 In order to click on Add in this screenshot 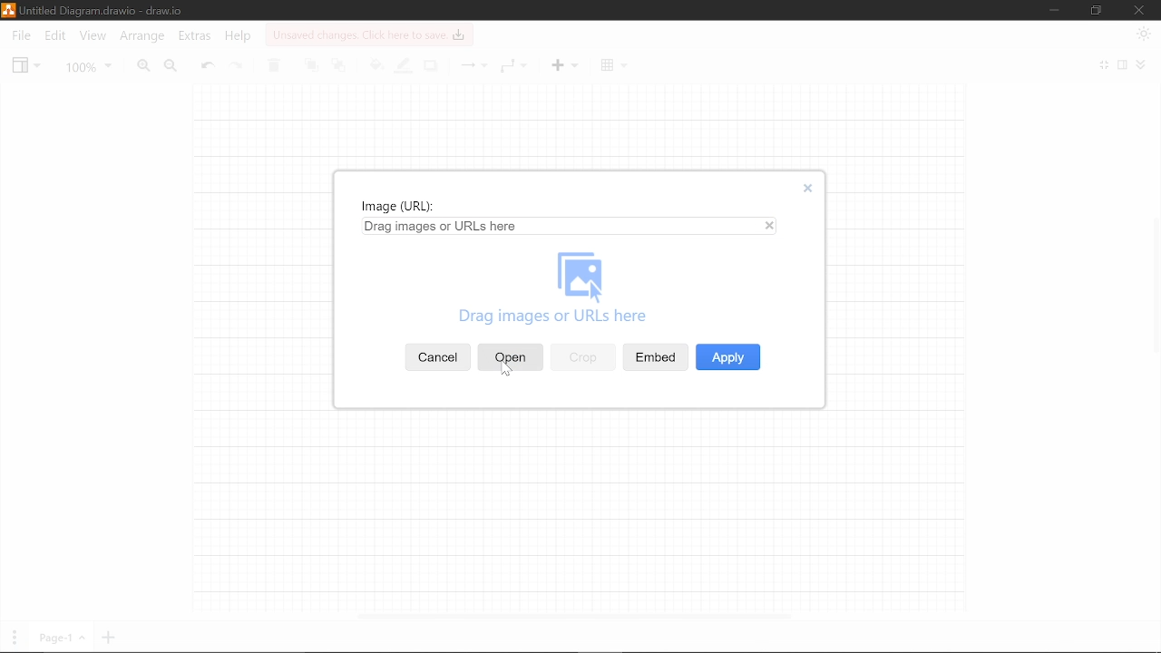, I will do `click(561, 64)`.